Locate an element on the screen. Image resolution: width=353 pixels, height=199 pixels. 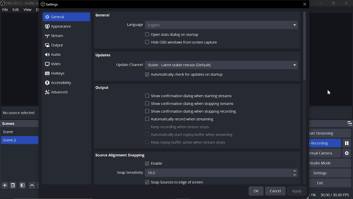
open stats dialog is located at coordinates (173, 34).